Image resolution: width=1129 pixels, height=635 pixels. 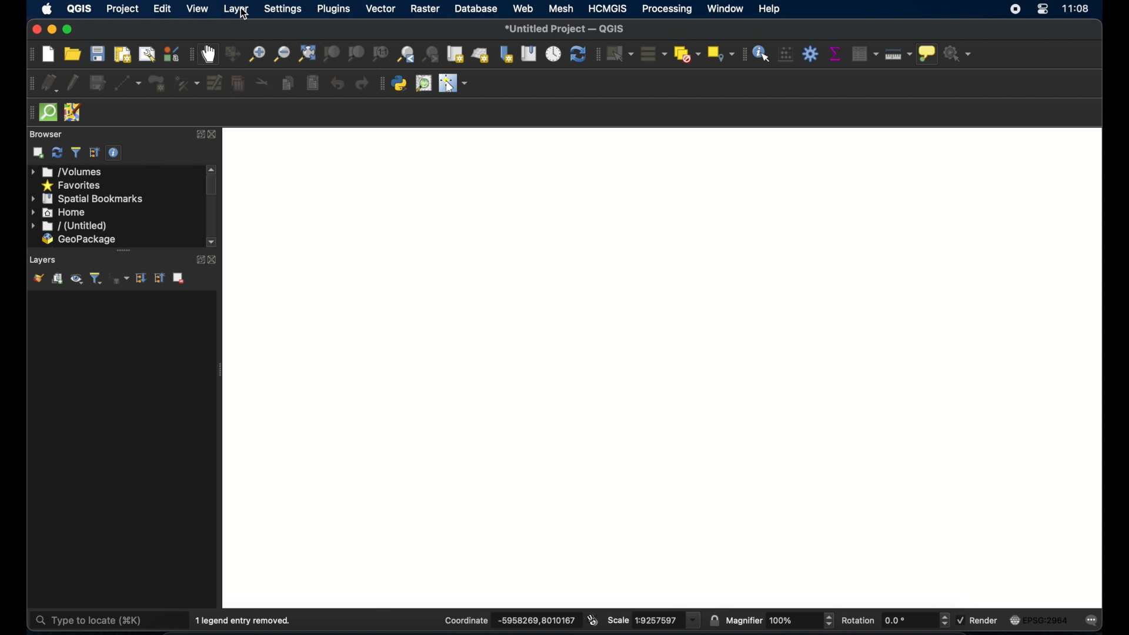 What do you see at coordinates (262, 83) in the screenshot?
I see `cut features` at bounding box center [262, 83].